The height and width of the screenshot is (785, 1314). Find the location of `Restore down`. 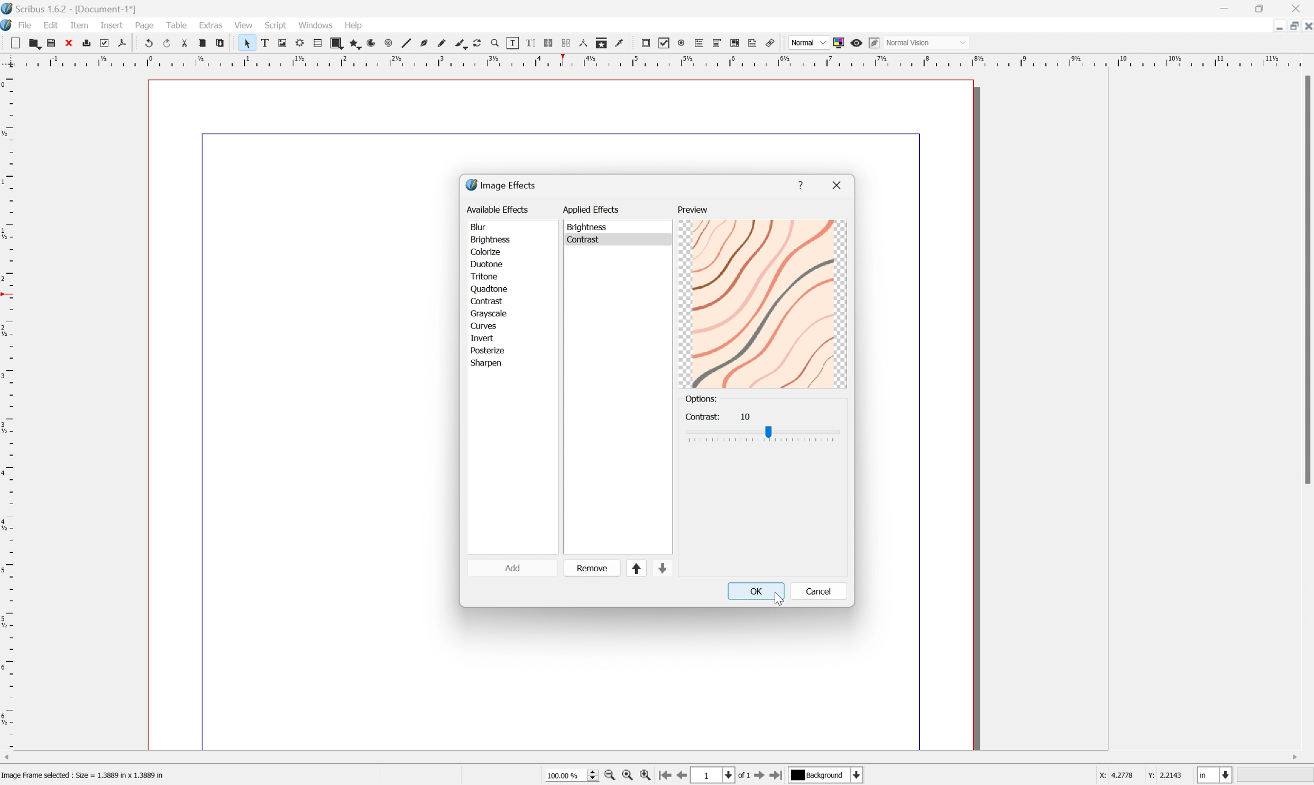

Restore down is located at coordinates (1263, 8).